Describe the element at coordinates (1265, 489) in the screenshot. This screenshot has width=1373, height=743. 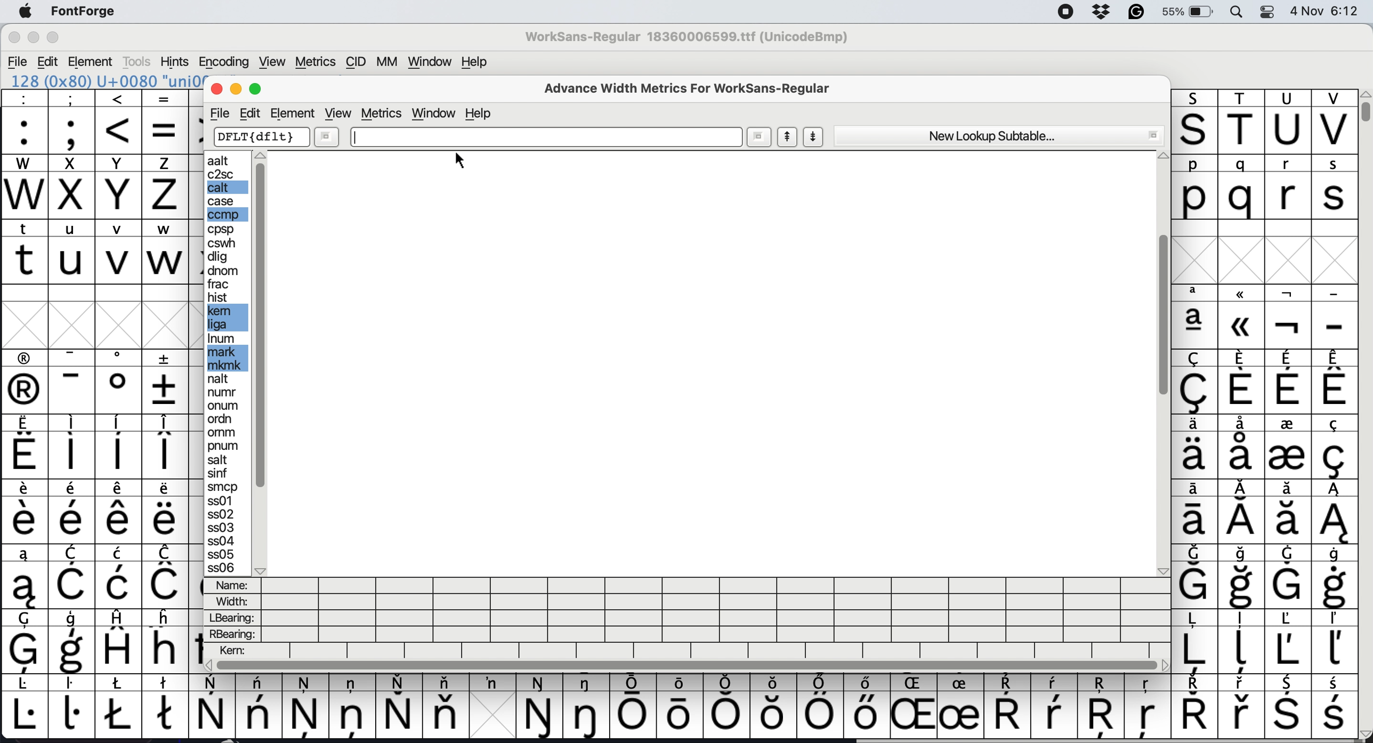
I see `special characters` at that location.